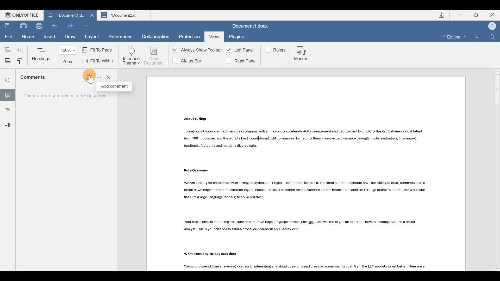  What do you see at coordinates (476, 37) in the screenshot?
I see `Open file location` at bounding box center [476, 37].